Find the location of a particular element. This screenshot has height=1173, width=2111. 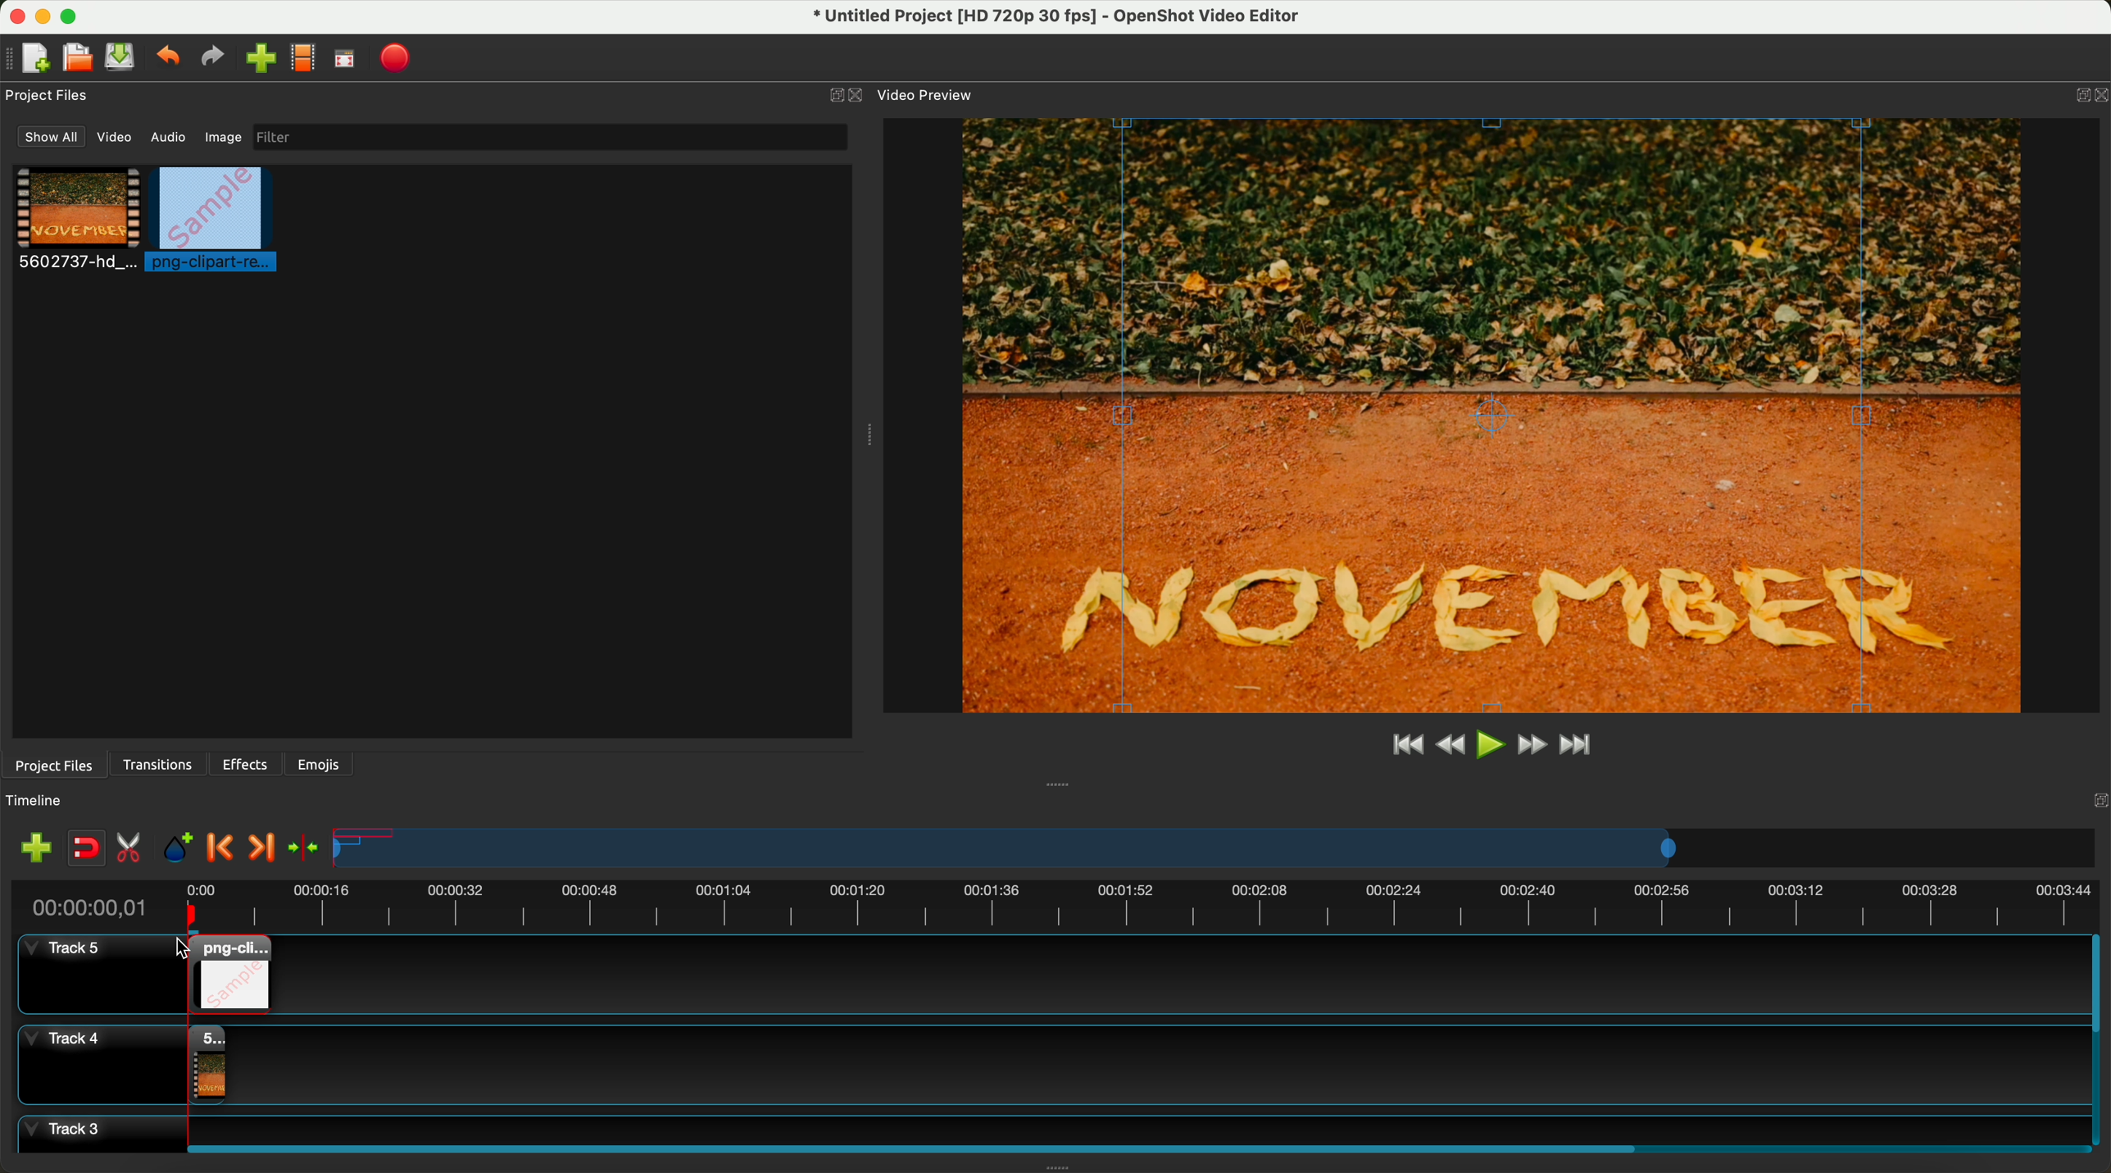

BUTTON is located at coordinates (2078, 91).